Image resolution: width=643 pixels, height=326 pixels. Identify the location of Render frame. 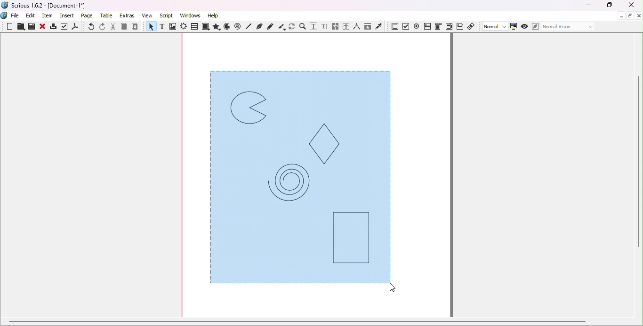
(184, 27).